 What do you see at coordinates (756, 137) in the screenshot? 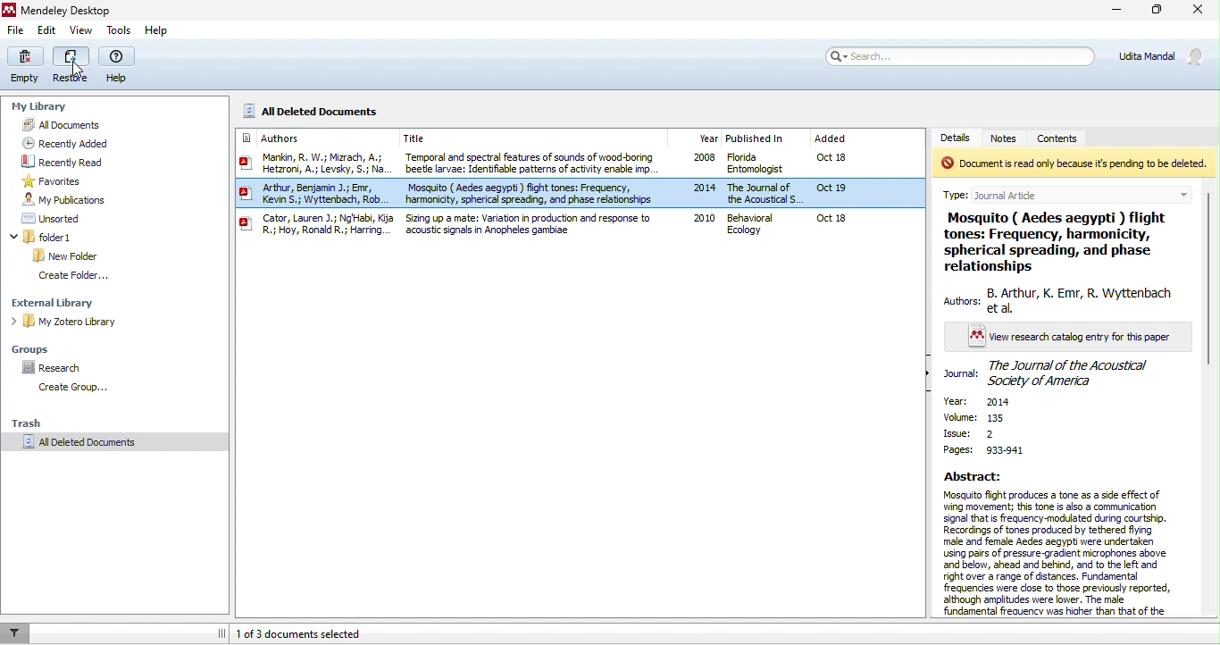
I see `published in` at bounding box center [756, 137].